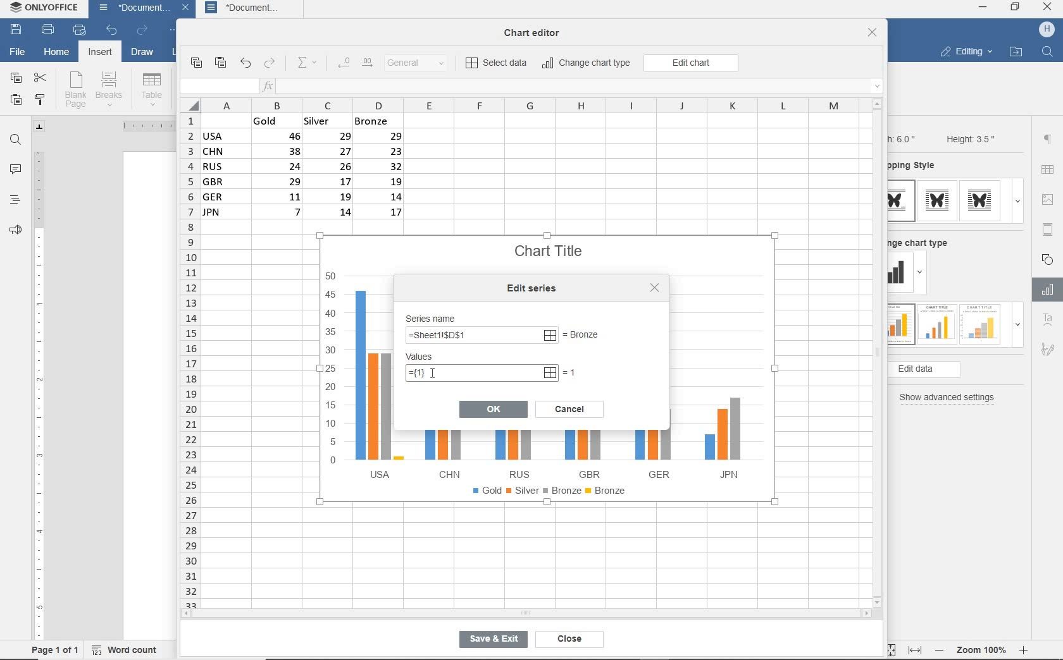 This screenshot has width=1063, height=660. What do you see at coordinates (969, 138) in the screenshot?
I see `Height: 3.5"` at bounding box center [969, 138].